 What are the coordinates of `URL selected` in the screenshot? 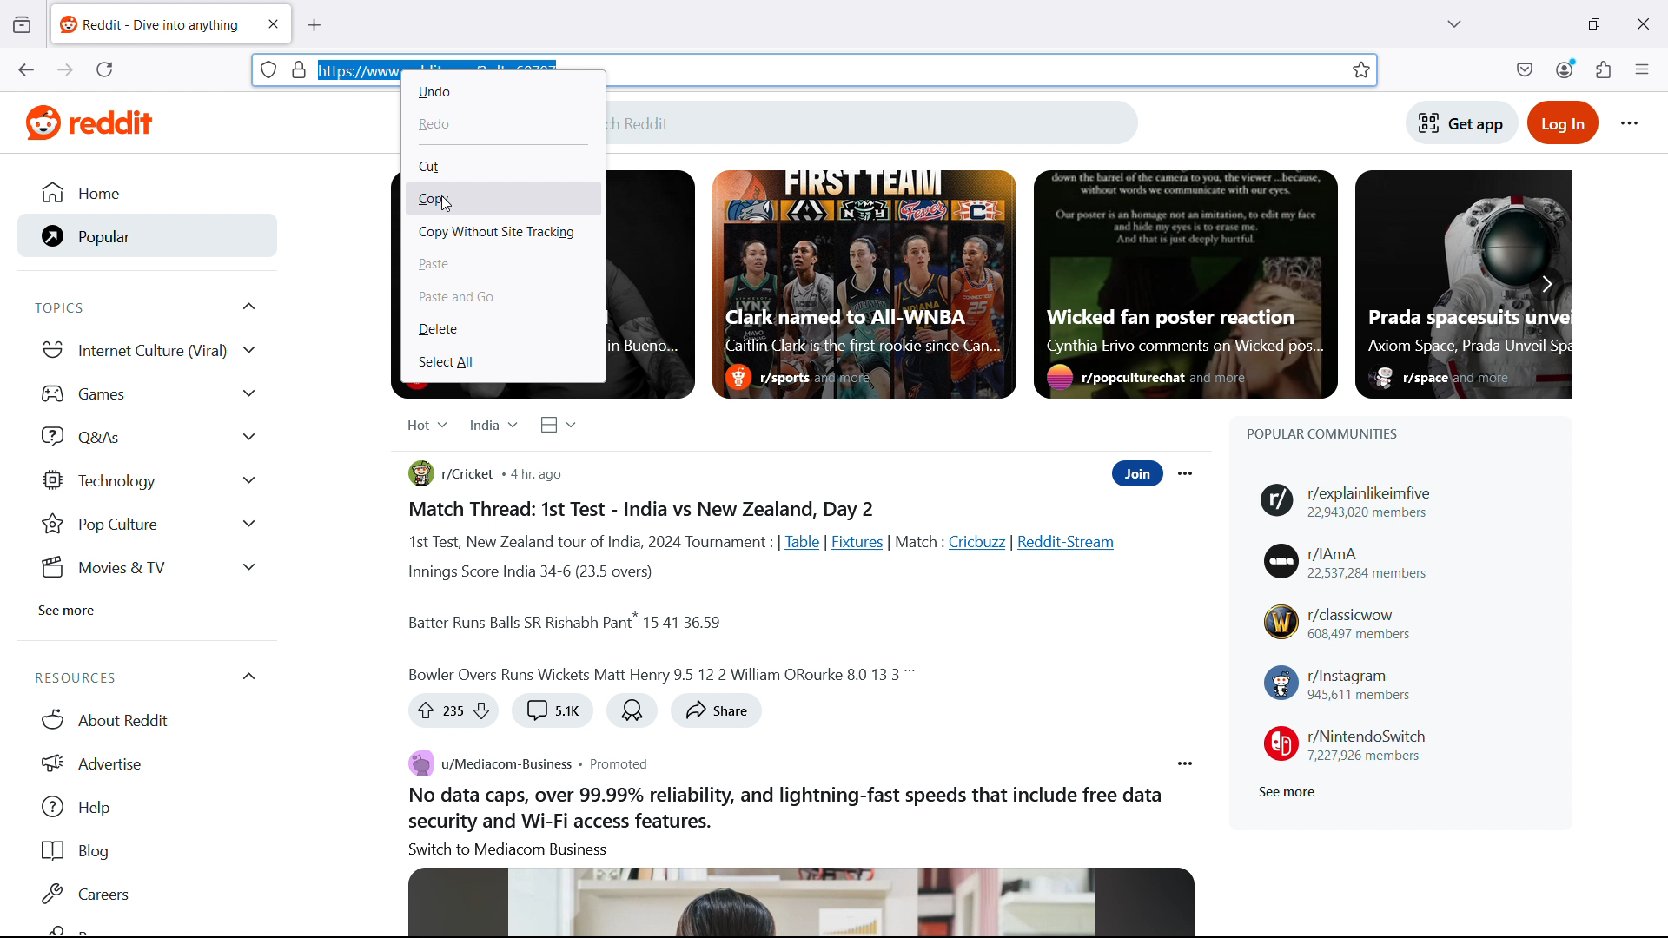 It's located at (438, 69).